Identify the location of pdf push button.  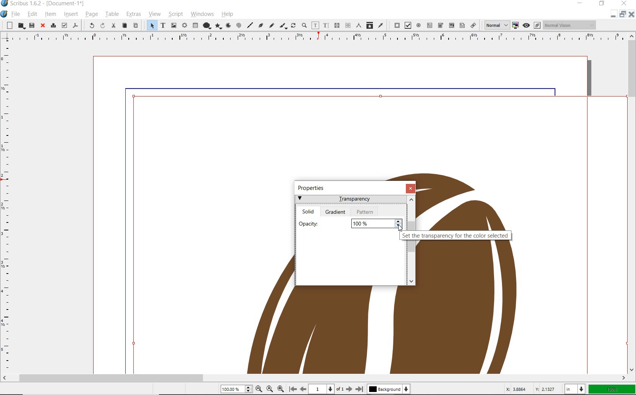
(394, 25).